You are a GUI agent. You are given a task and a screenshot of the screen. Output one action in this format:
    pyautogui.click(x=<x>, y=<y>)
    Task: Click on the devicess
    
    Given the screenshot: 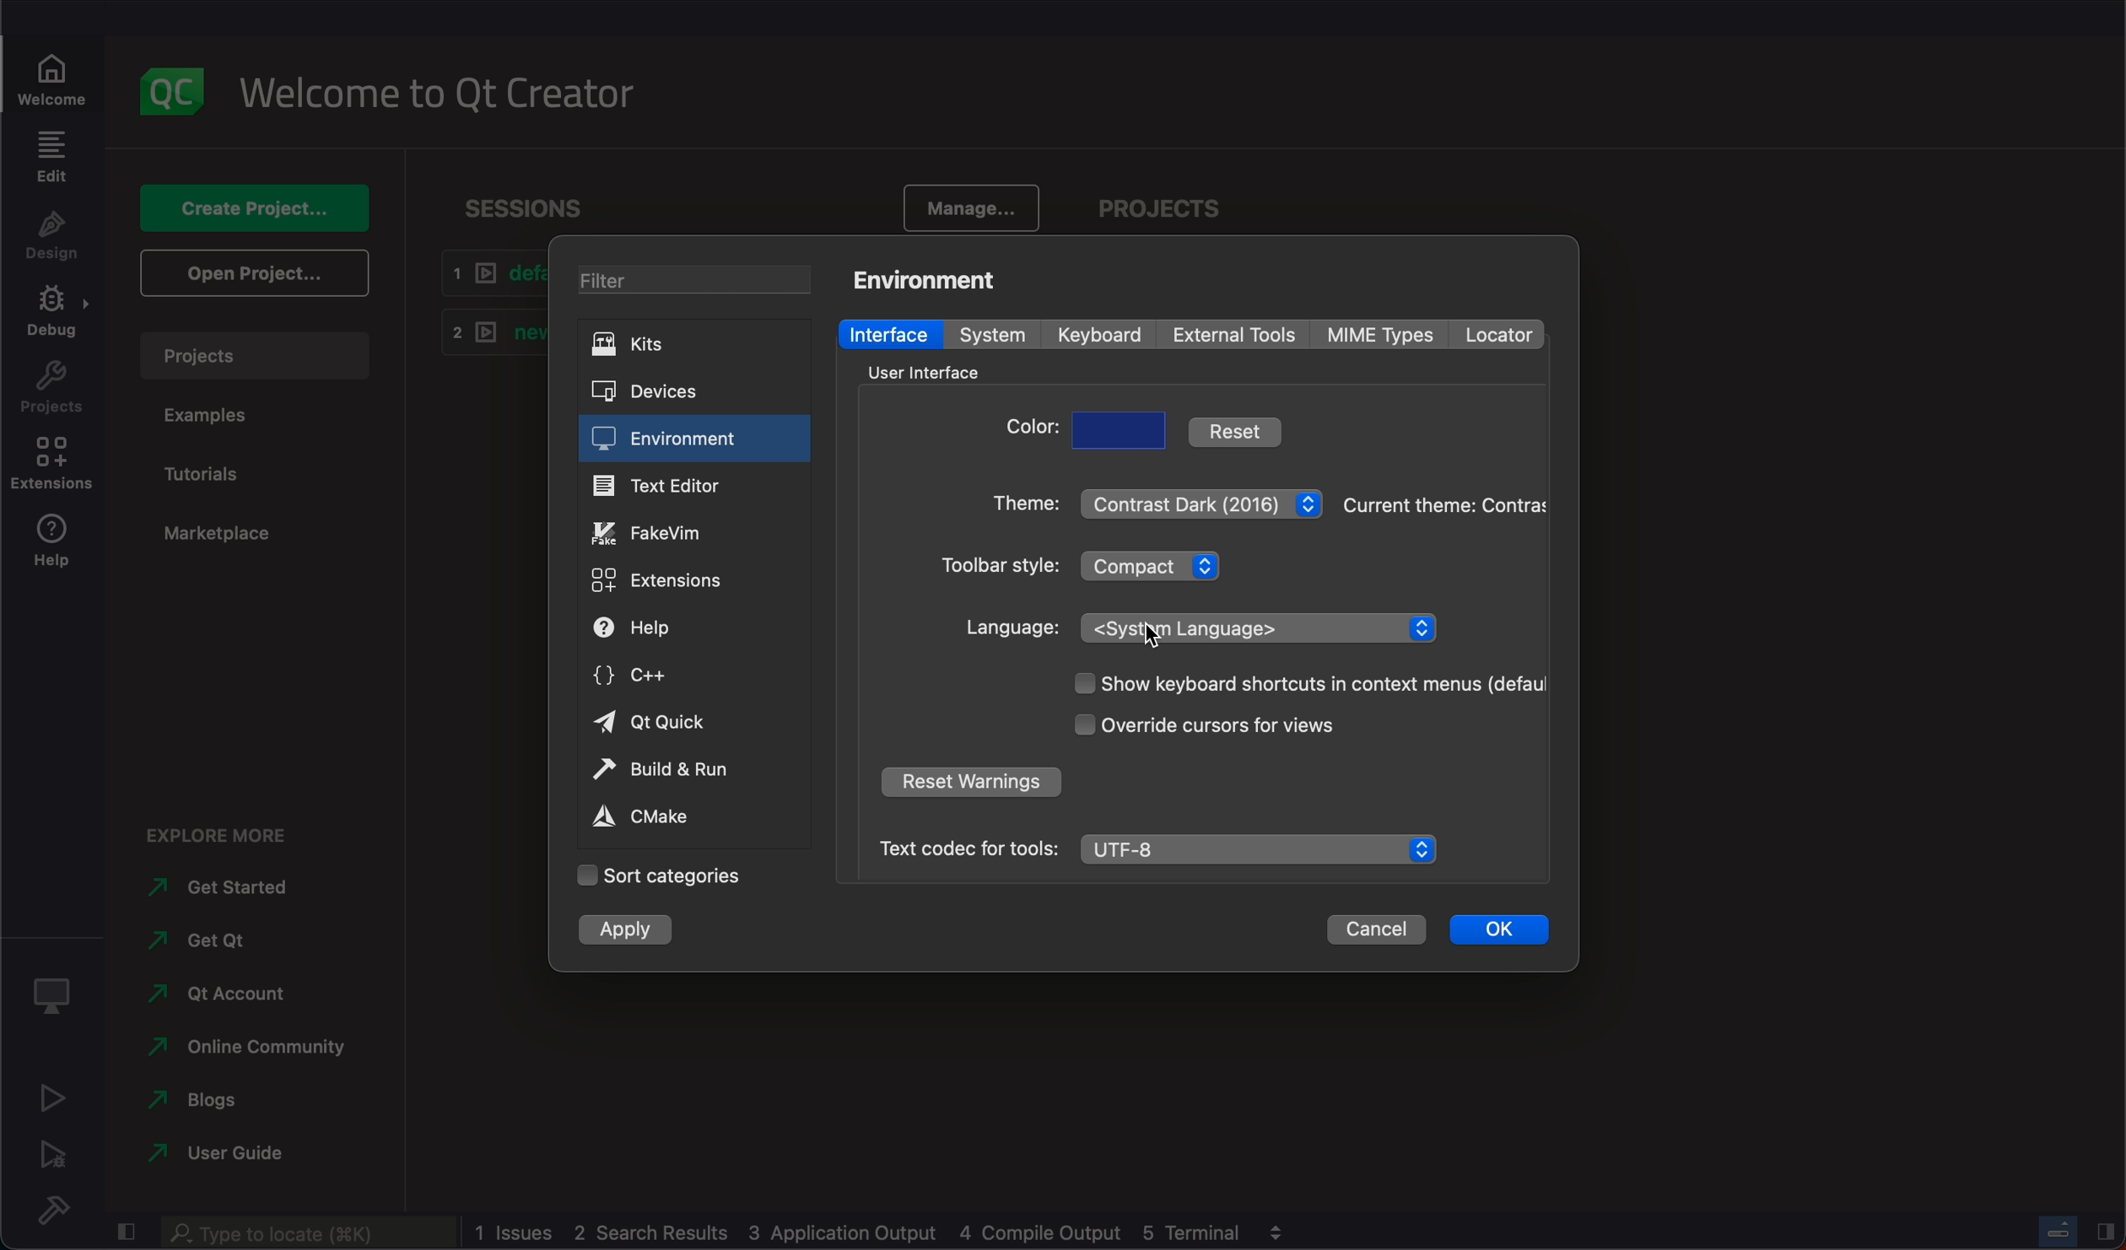 What is the action you would take?
    pyautogui.click(x=689, y=390)
    